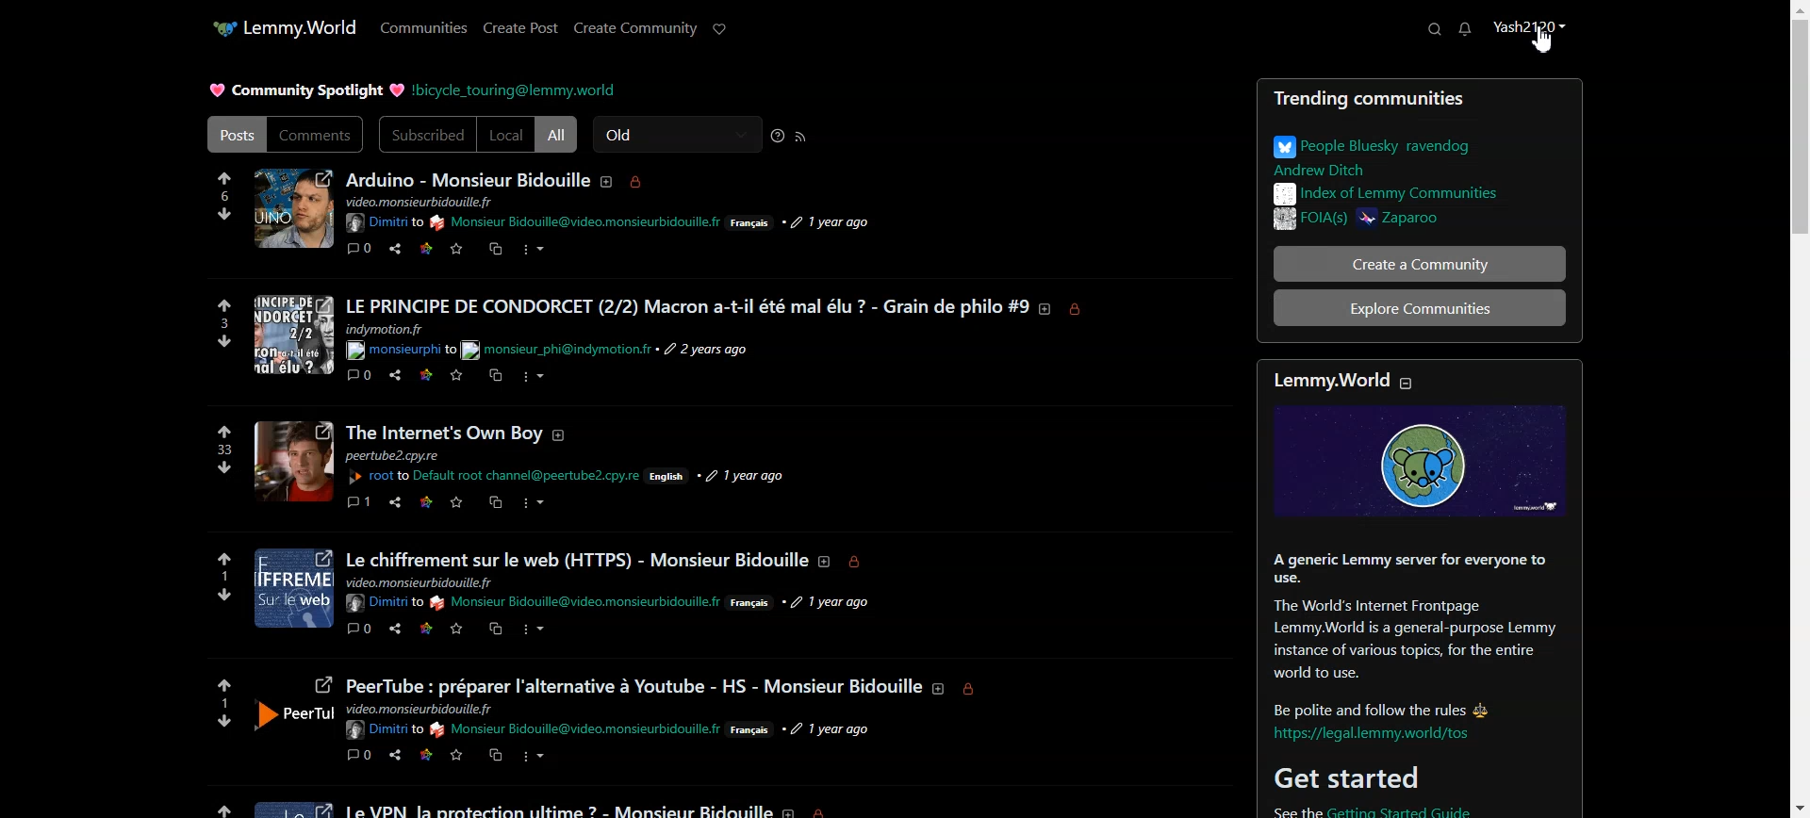  What do you see at coordinates (864, 564) in the screenshot?
I see `locked` at bounding box center [864, 564].